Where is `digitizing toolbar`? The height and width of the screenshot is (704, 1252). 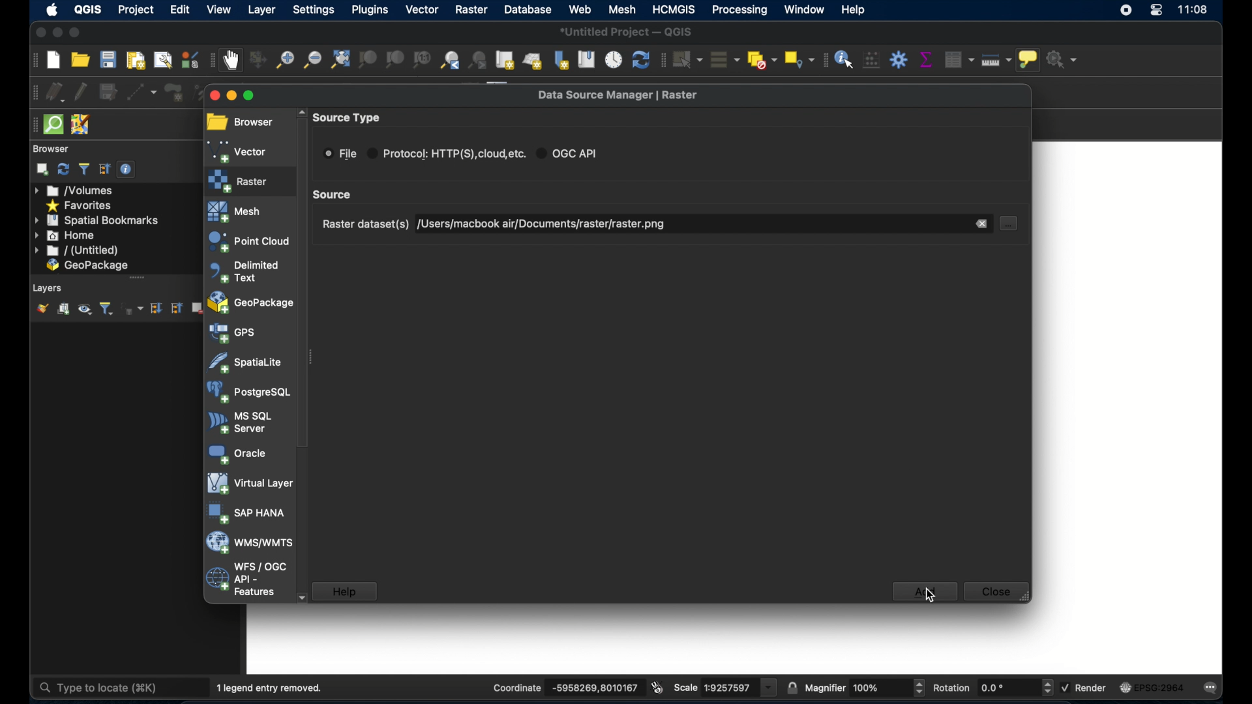
digitizing toolbar is located at coordinates (31, 93).